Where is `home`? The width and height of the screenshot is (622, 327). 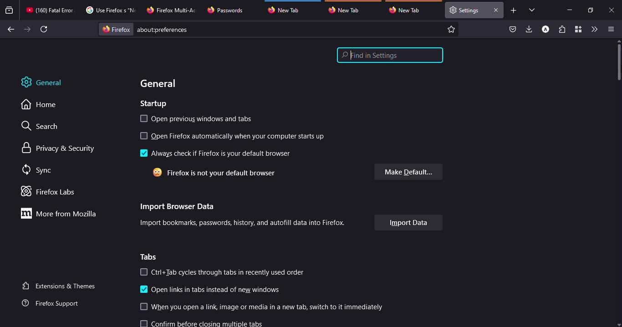
home is located at coordinates (44, 105).